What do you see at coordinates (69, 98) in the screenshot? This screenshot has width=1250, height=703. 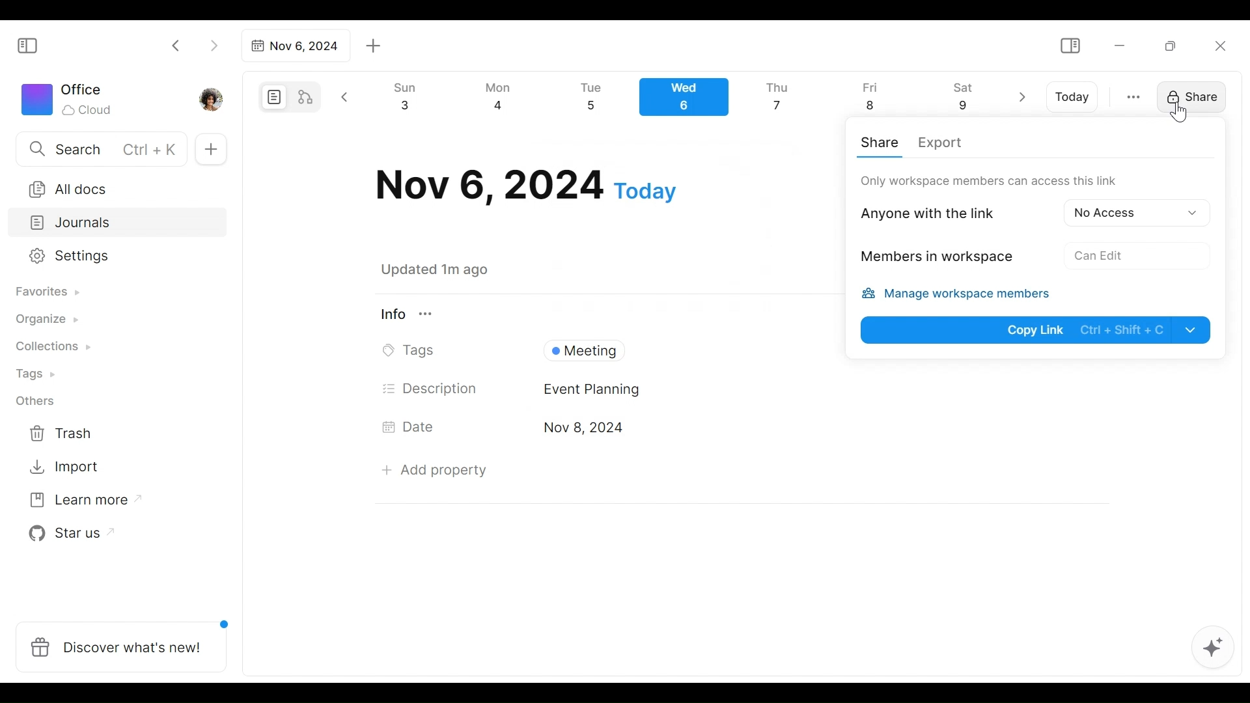 I see `Workspace icon` at bounding box center [69, 98].